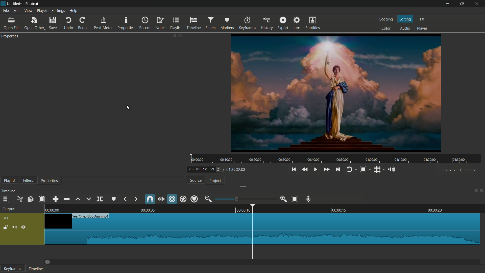 This screenshot has width=485, height=273. Describe the element at coordinates (336, 159) in the screenshot. I see `time` at that location.